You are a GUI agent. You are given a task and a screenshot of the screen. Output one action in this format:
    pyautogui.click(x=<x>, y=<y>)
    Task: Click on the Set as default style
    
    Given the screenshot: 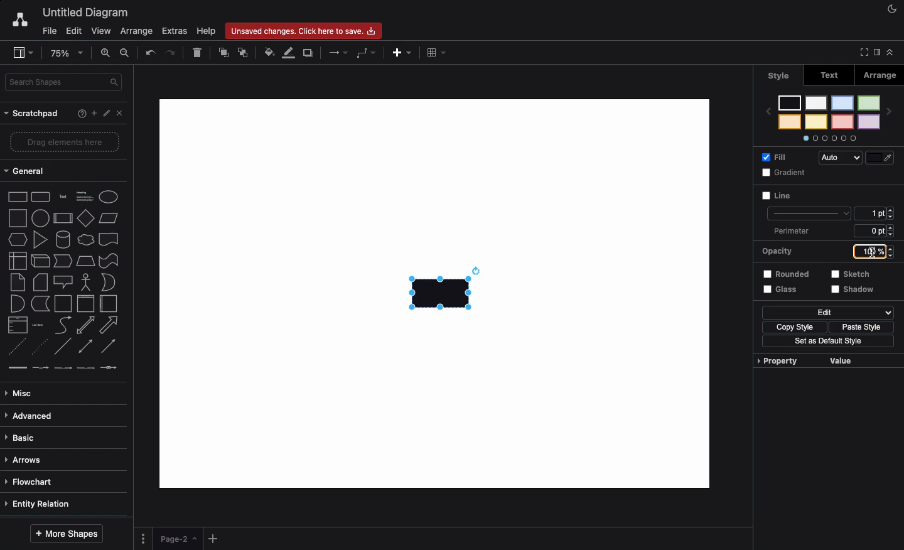 What is the action you would take?
    pyautogui.click(x=826, y=342)
    